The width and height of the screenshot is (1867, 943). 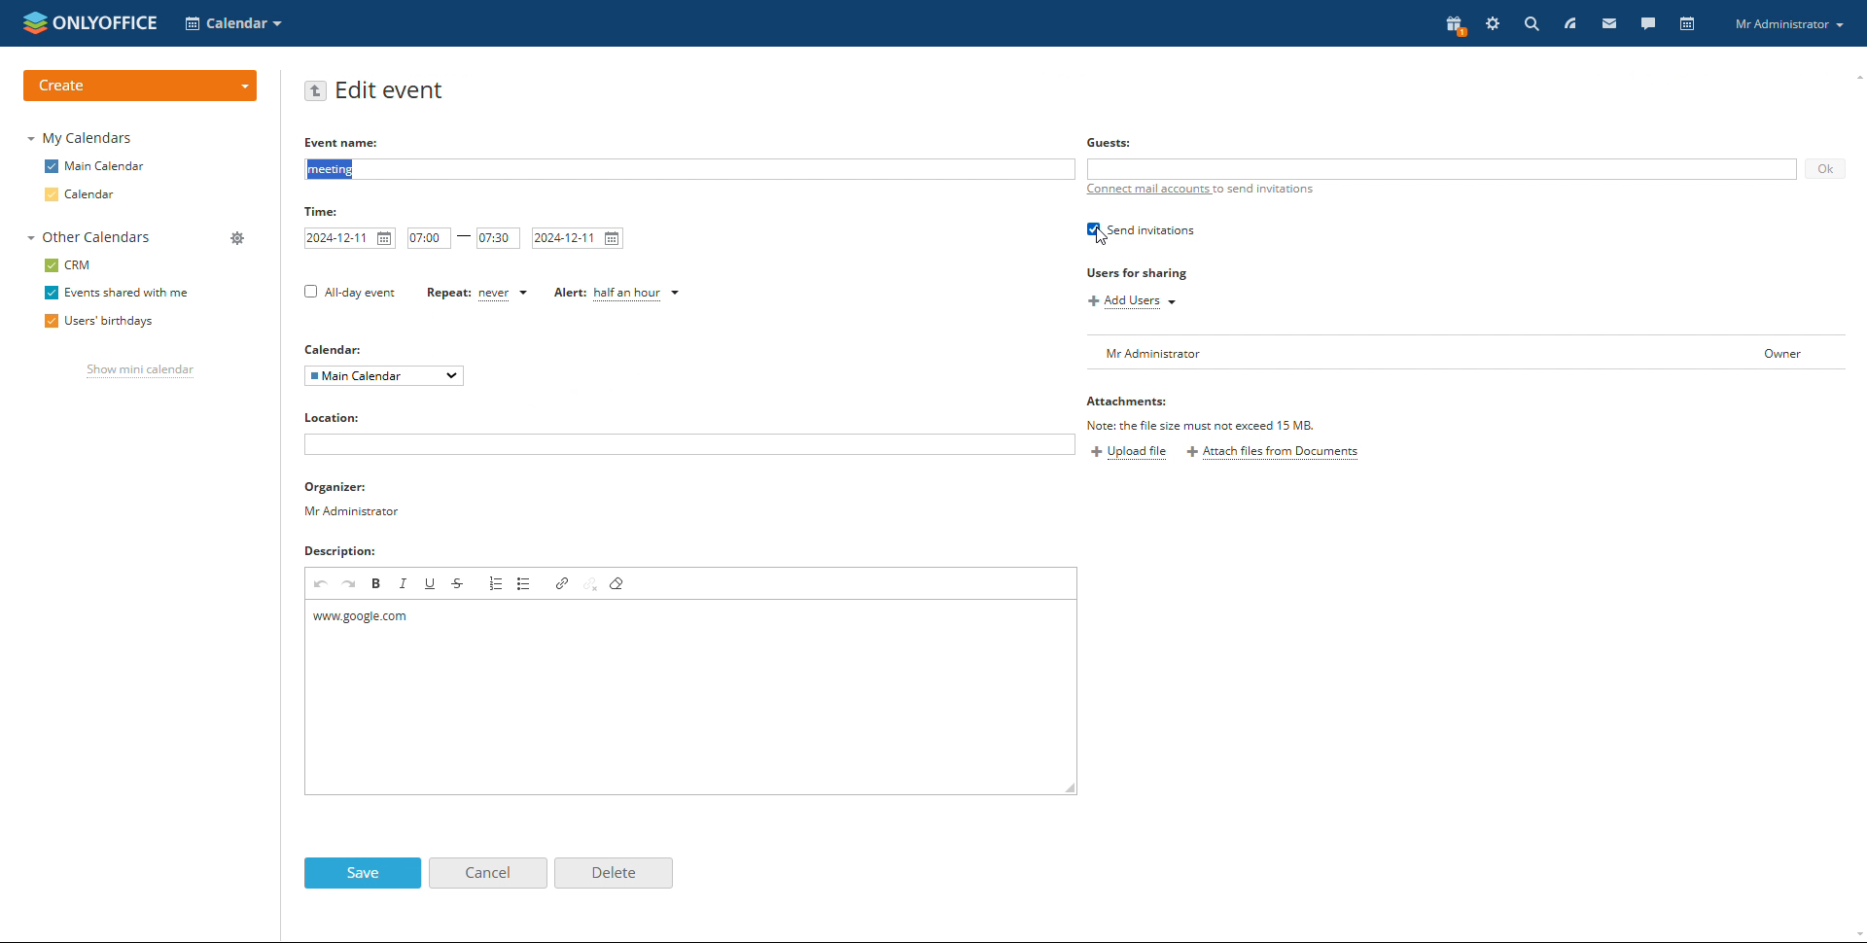 What do you see at coordinates (579, 239) in the screenshot?
I see `end date` at bounding box center [579, 239].